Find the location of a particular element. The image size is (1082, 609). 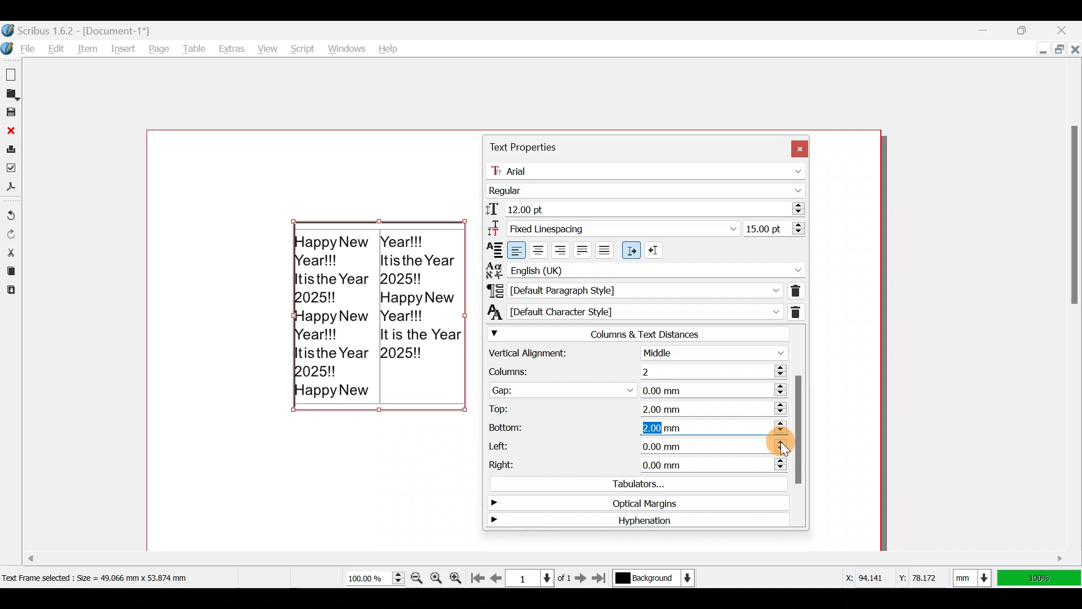

Preflight verifier is located at coordinates (12, 170).